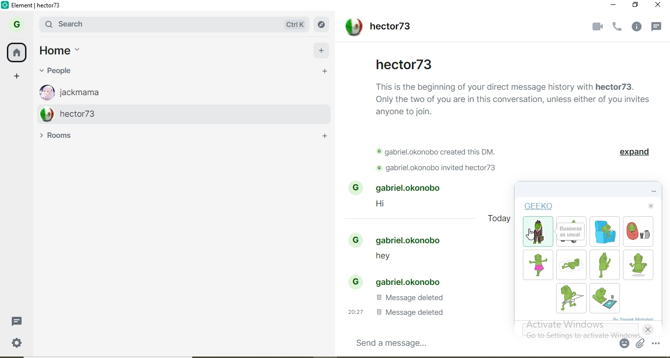 This screenshot has height=358, width=670. I want to click on add, so click(322, 49).